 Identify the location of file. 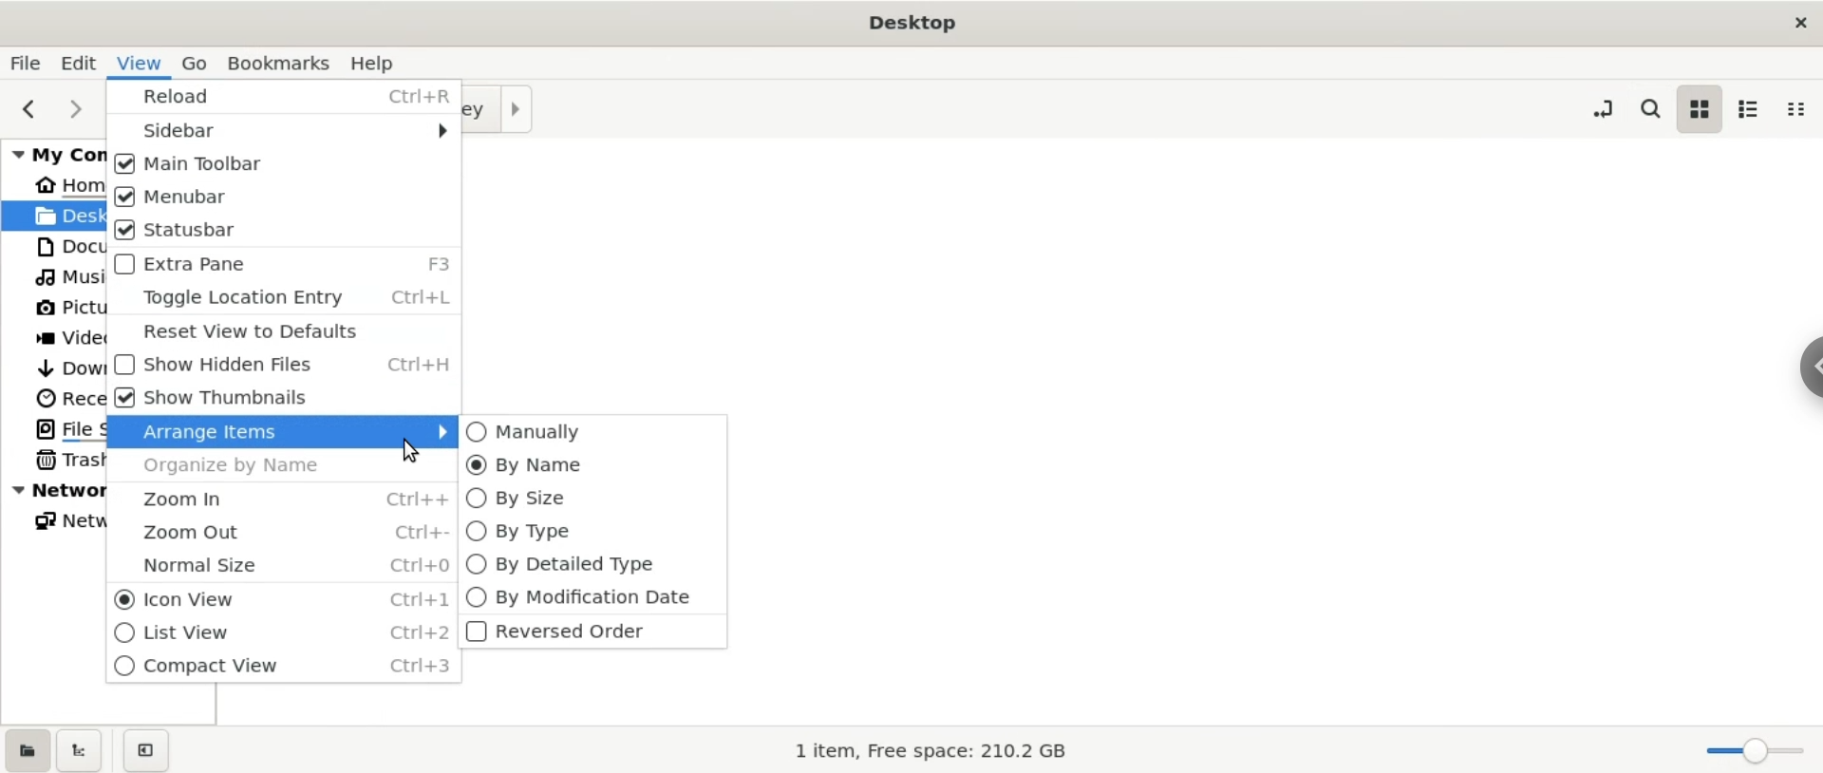
(29, 64).